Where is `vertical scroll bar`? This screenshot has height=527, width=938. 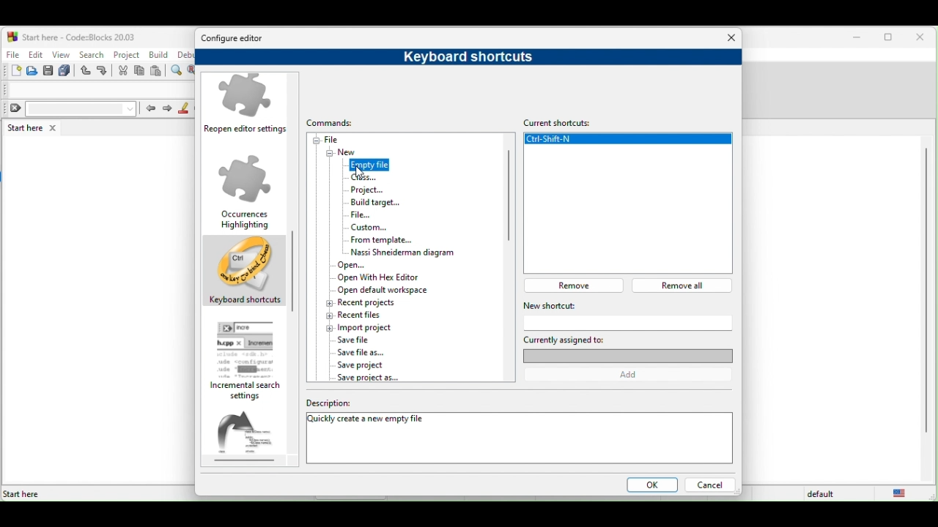 vertical scroll bar is located at coordinates (508, 200).